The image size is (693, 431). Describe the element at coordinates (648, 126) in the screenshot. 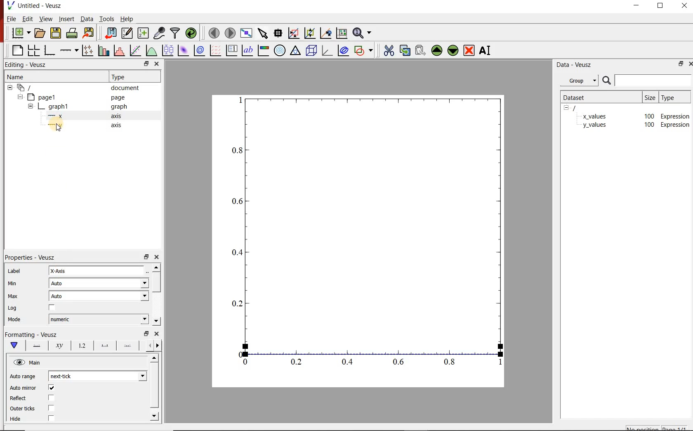

I see `100` at that location.